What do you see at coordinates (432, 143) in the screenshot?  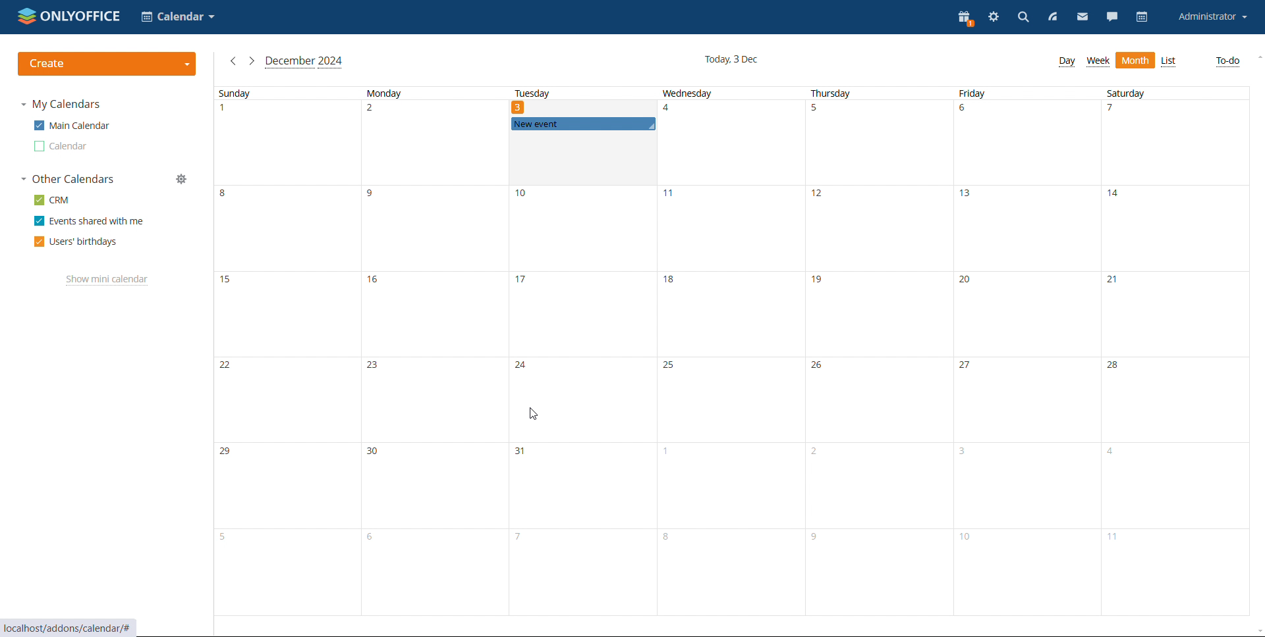 I see `date` at bounding box center [432, 143].